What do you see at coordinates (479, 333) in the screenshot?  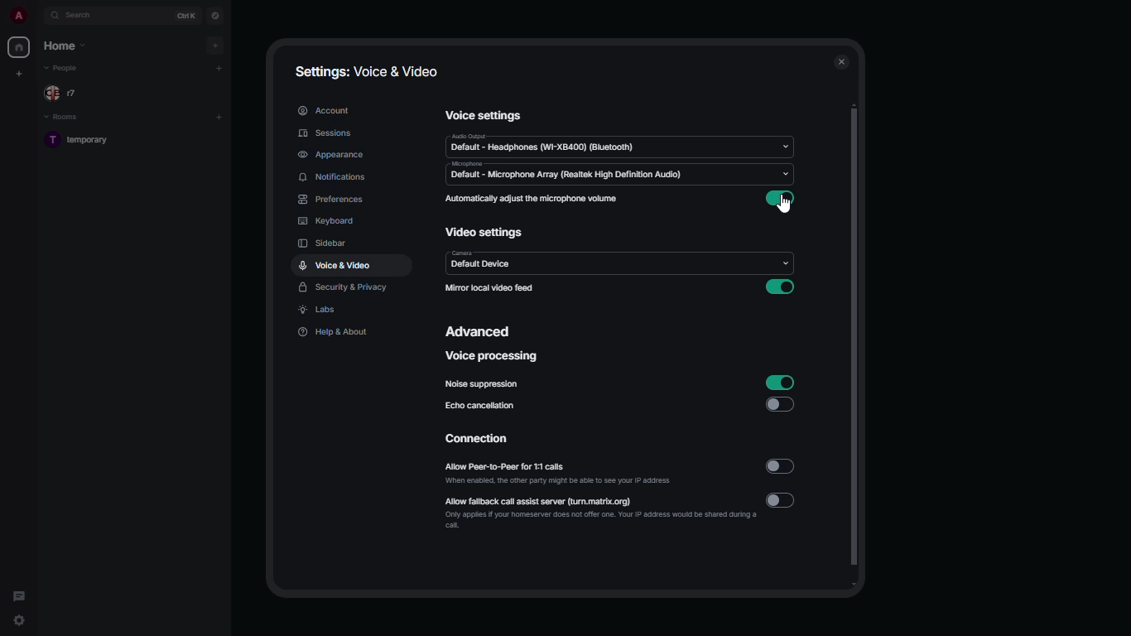 I see `advanced` at bounding box center [479, 333].